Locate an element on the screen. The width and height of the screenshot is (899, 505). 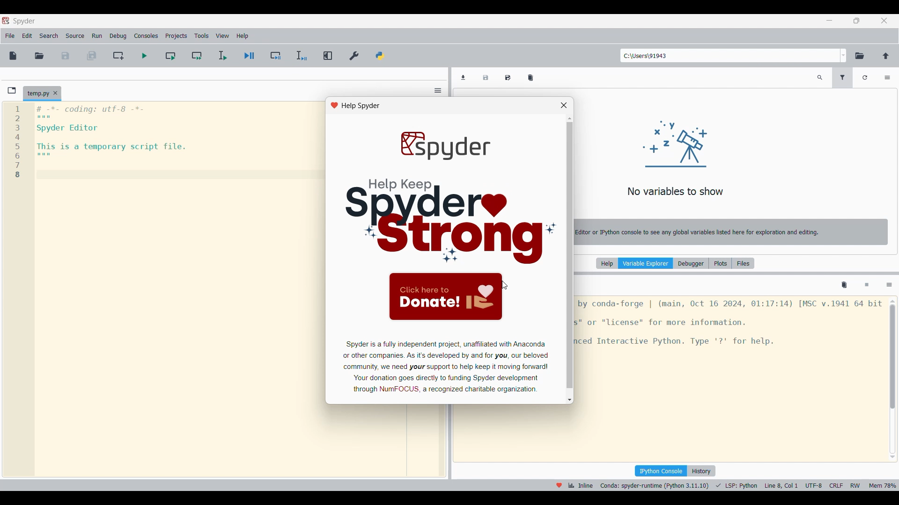
Consoles menu is located at coordinates (146, 36).